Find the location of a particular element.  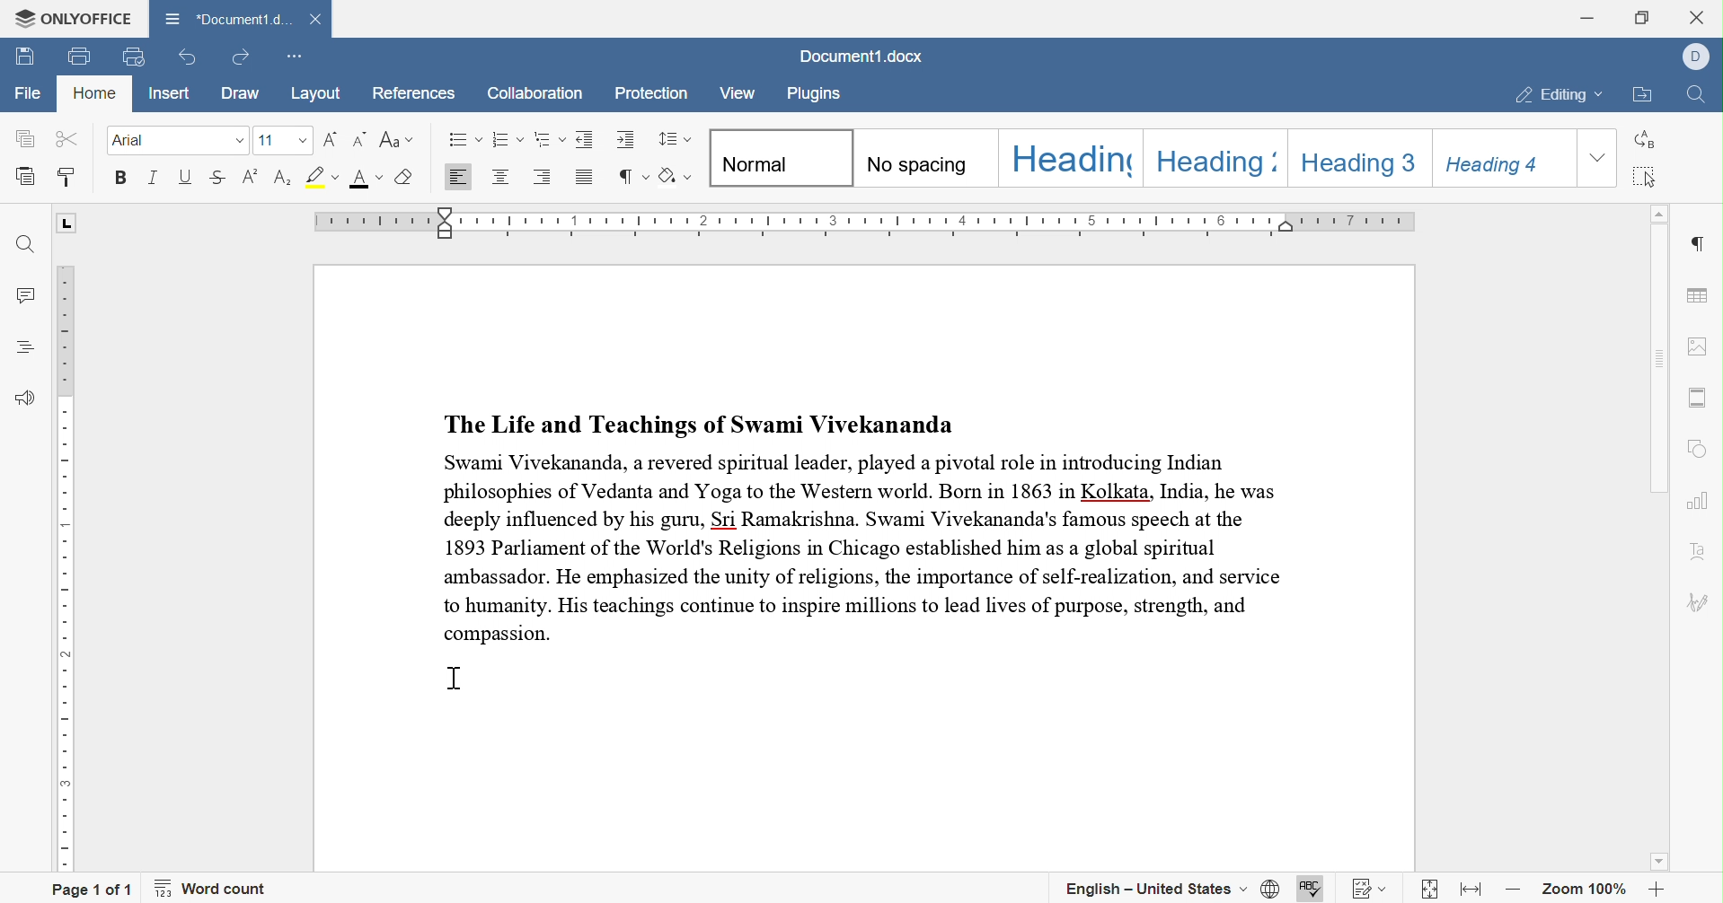

page 1 of 1 is located at coordinates (93, 890).